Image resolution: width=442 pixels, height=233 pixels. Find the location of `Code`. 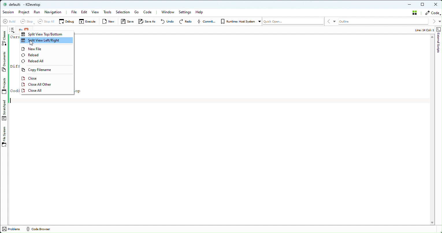

Code is located at coordinates (432, 13).